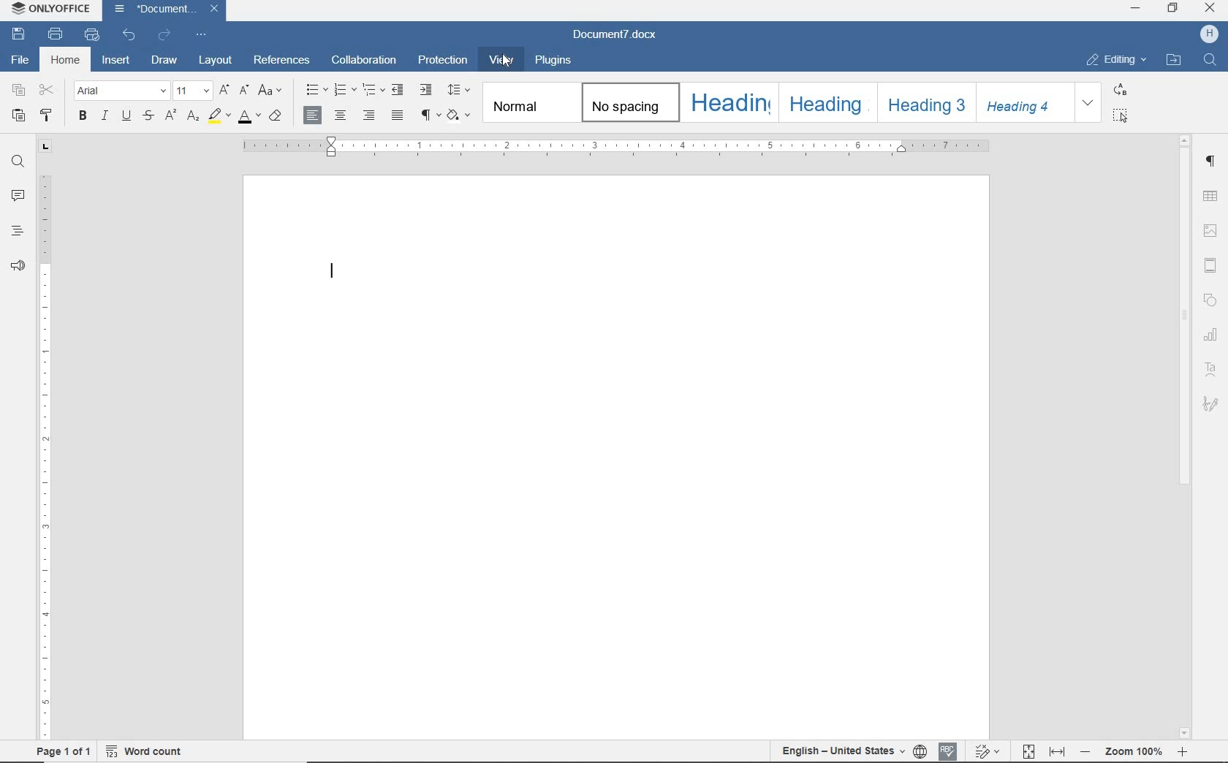  What do you see at coordinates (1211, 196) in the screenshot?
I see `TABLE` at bounding box center [1211, 196].